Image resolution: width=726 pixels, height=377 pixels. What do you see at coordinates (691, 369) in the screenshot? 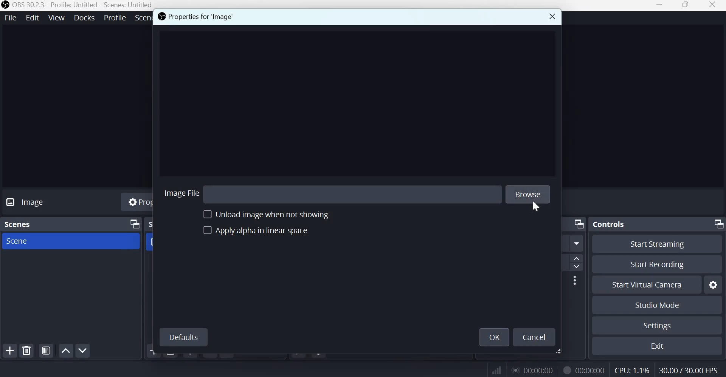
I see `30.00/30.00 FPS` at bounding box center [691, 369].